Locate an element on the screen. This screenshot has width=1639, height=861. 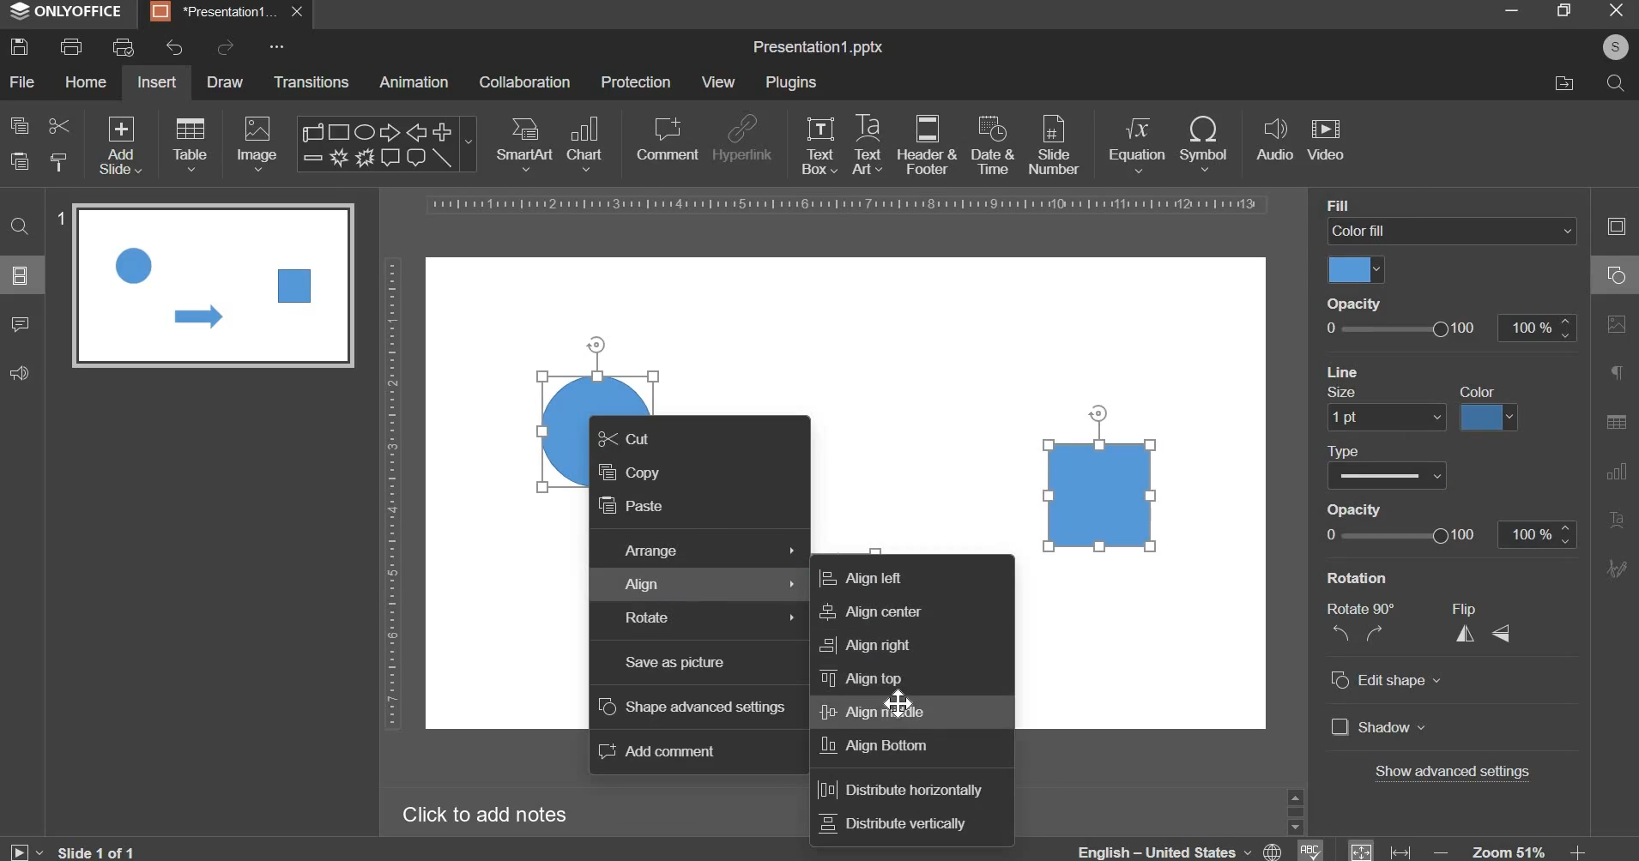
slide setting is located at coordinates (1615, 226).